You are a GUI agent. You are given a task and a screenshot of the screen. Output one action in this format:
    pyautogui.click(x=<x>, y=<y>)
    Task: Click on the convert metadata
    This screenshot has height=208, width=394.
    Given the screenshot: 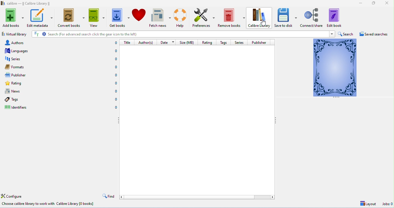 What is the action you would take?
    pyautogui.click(x=71, y=18)
    